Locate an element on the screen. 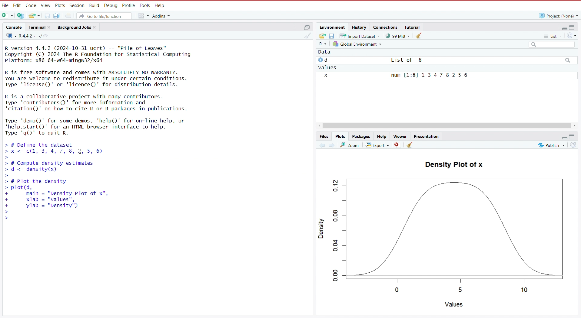 This screenshot has height=318, width=581. load workspace is located at coordinates (321, 36).